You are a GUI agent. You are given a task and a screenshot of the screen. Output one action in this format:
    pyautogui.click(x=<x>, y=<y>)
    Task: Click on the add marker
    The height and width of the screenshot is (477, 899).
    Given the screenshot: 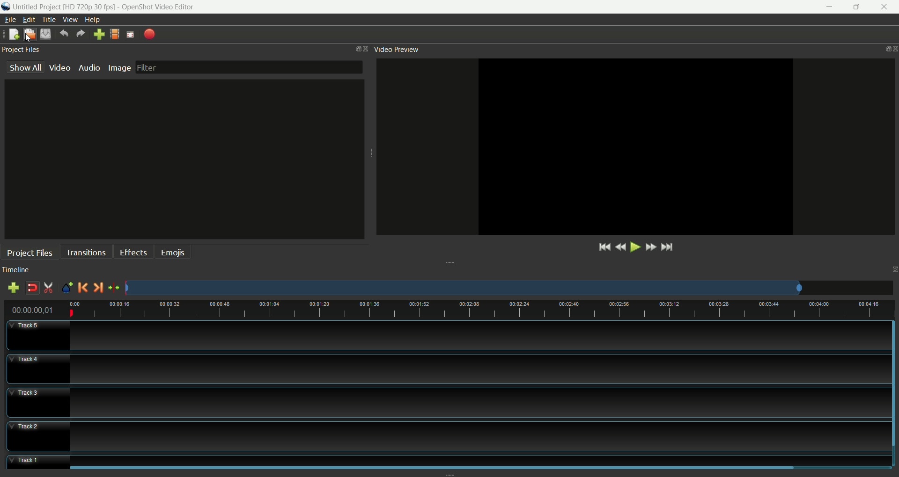 What is the action you would take?
    pyautogui.click(x=66, y=287)
    